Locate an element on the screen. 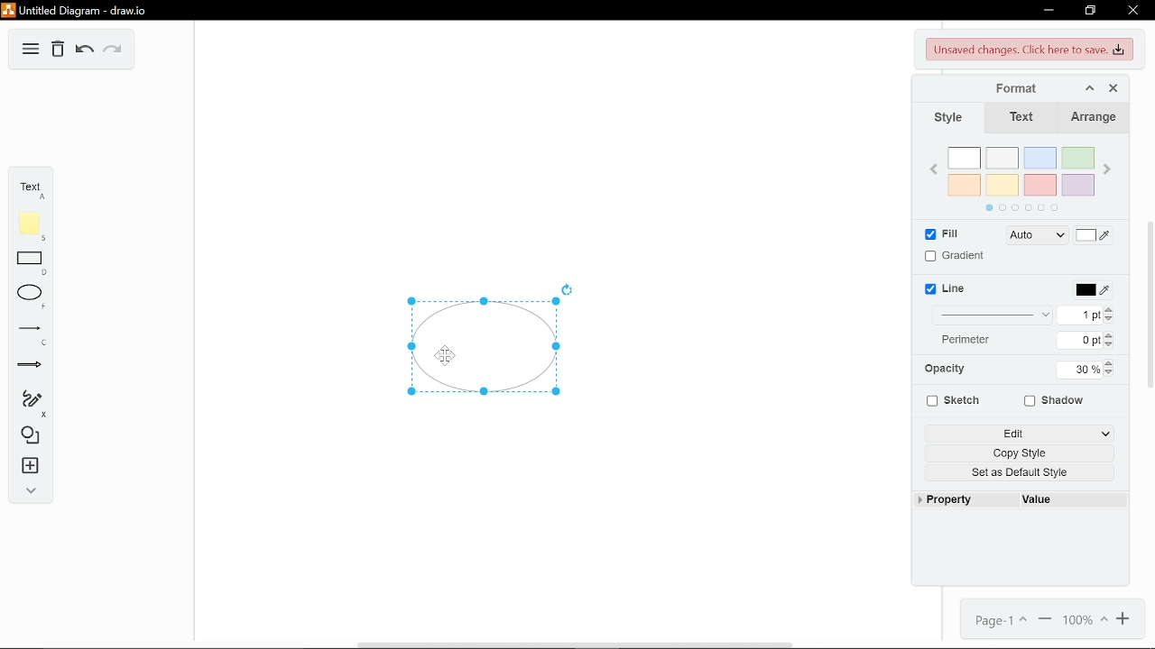  Decrease opacity is located at coordinates (1111, 374).